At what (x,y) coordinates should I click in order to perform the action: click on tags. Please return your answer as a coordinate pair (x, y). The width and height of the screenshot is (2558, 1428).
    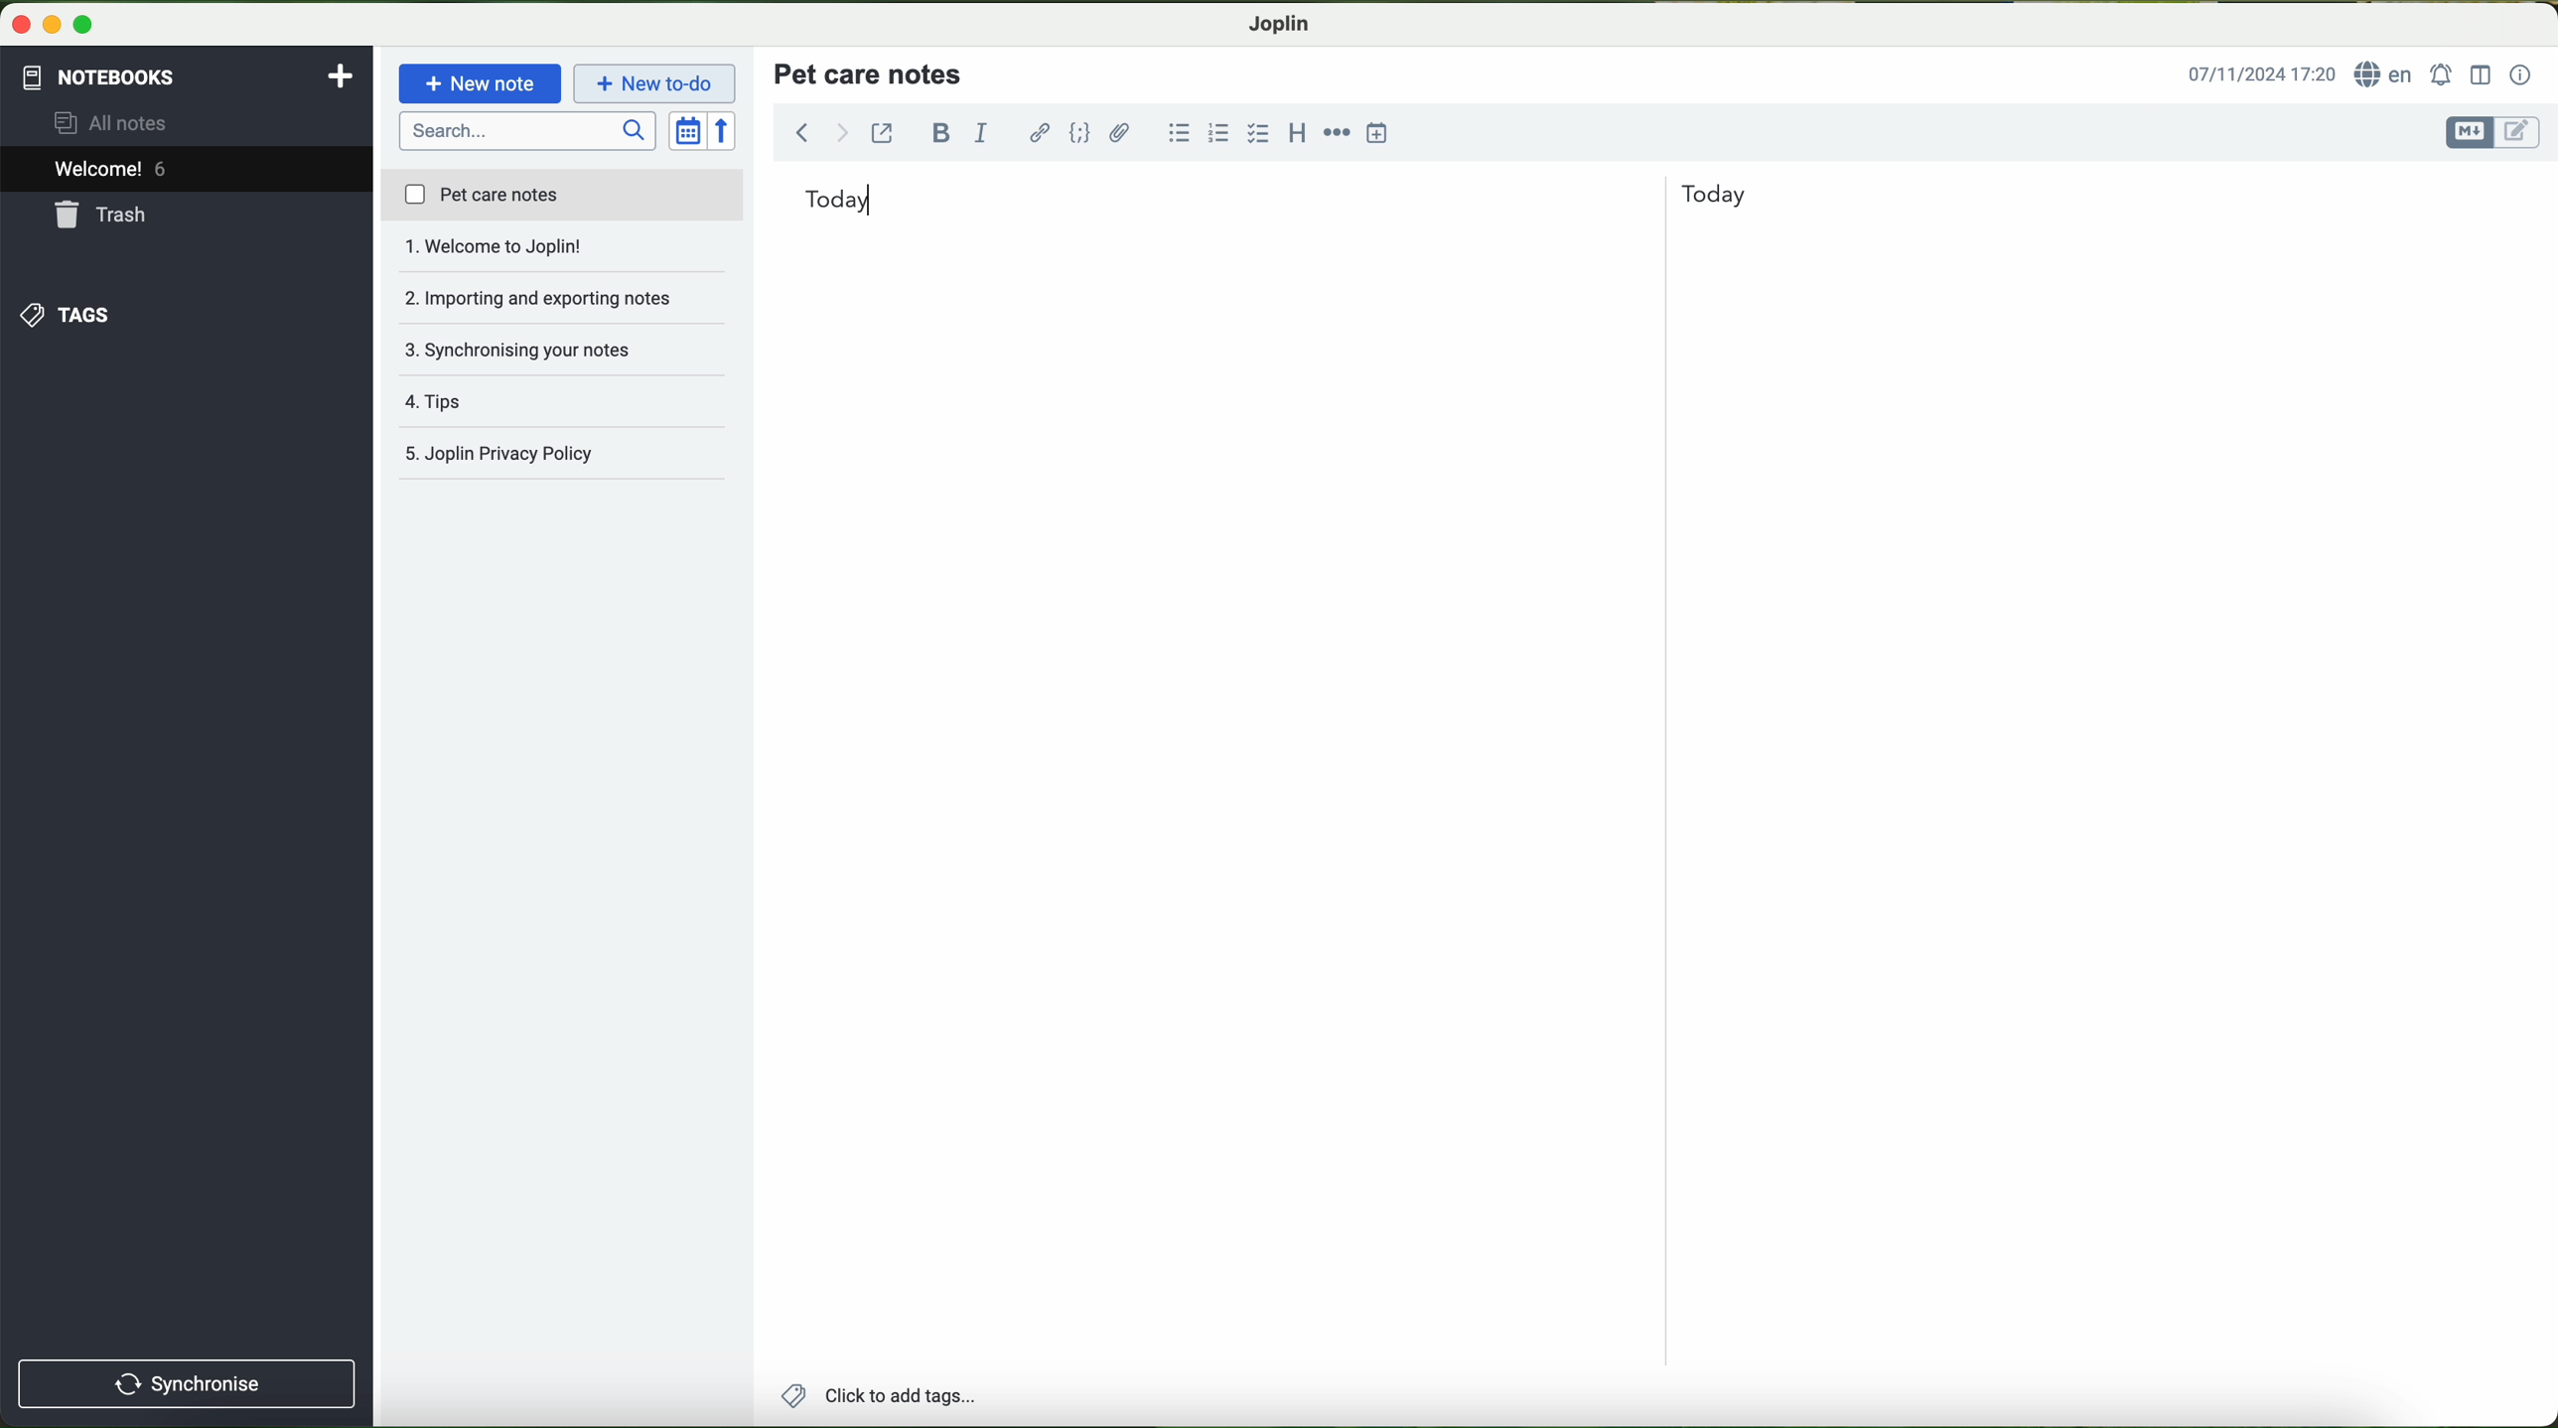
    Looking at the image, I should click on (63, 315).